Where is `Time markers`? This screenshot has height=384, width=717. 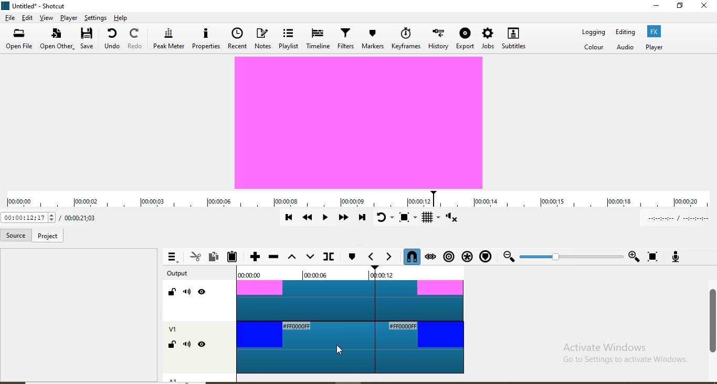 Time markers is located at coordinates (351, 274).